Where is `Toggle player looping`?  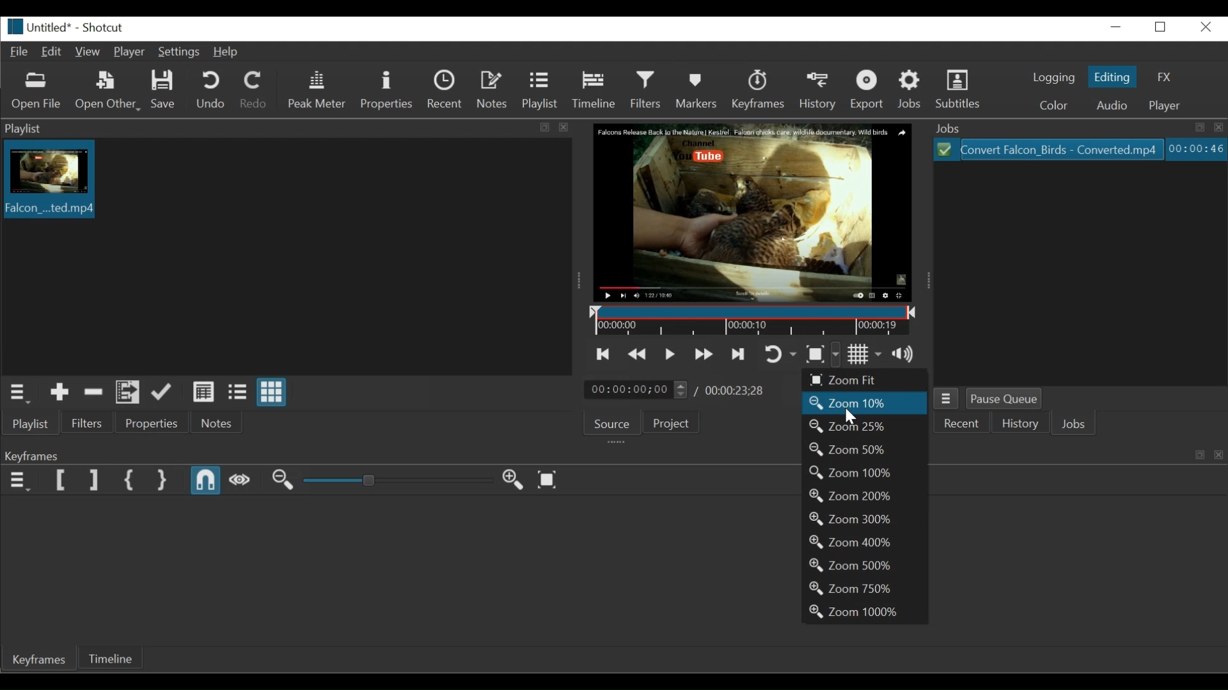 Toggle player looping is located at coordinates (778, 355).